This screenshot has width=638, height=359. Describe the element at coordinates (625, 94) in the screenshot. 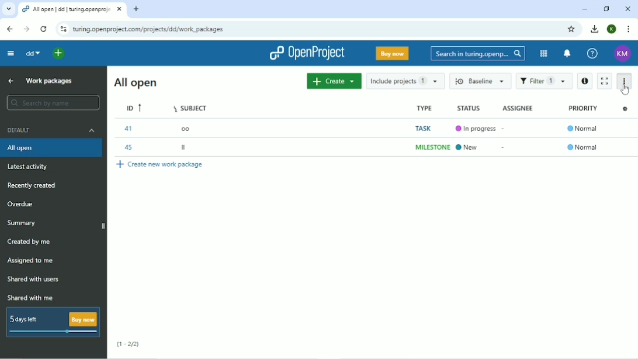

I see `cursor` at that location.